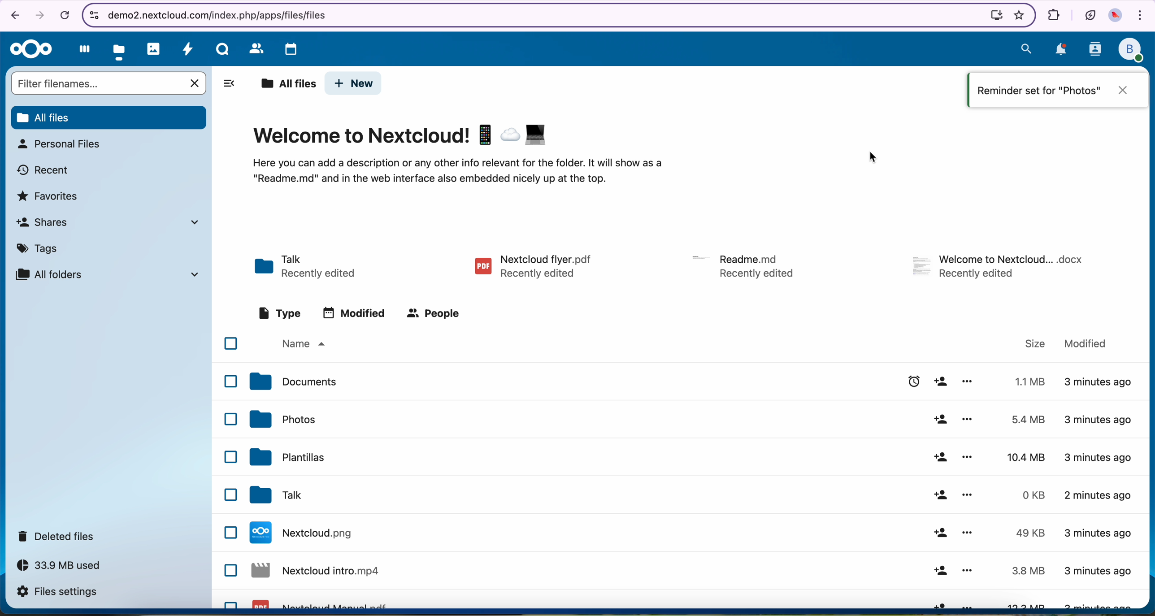  Describe the element at coordinates (49, 197) in the screenshot. I see `favorites` at that location.